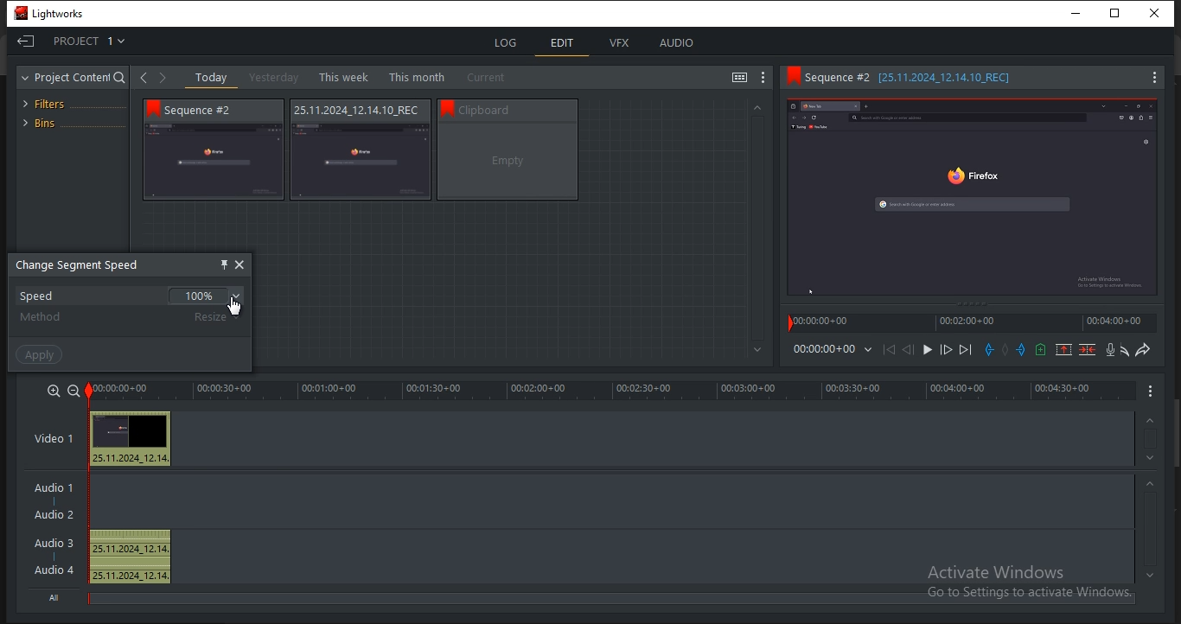 This screenshot has width=1181, height=624. Describe the element at coordinates (756, 351) in the screenshot. I see `Greyed out down arrow` at that location.